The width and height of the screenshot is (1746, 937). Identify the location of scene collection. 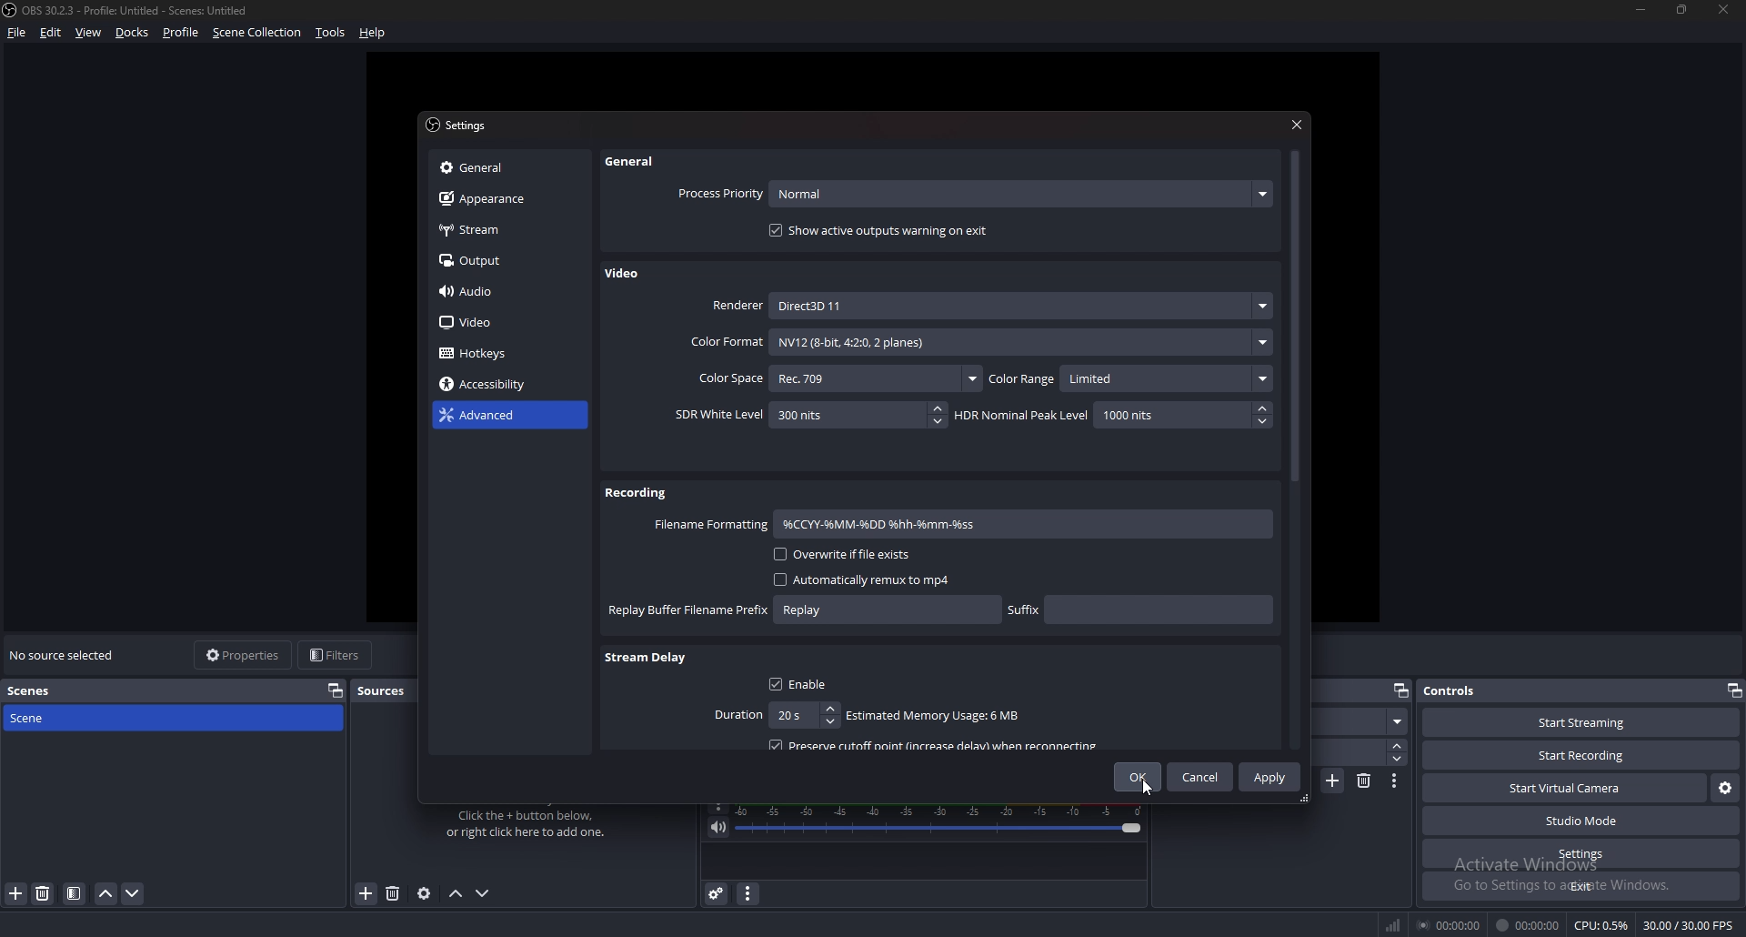
(258, 32).